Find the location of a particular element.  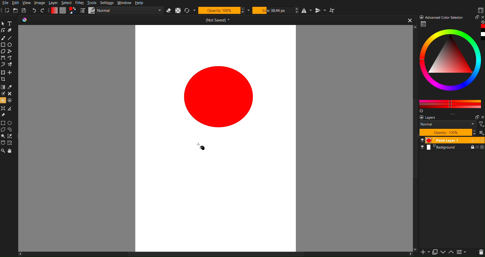

Move Down is located at coordinates (452, 253).